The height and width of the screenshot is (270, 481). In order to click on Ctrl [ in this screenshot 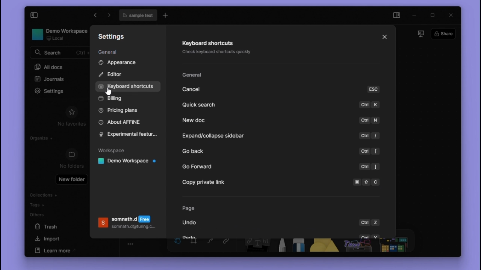, I will do `click(369, 152)`.